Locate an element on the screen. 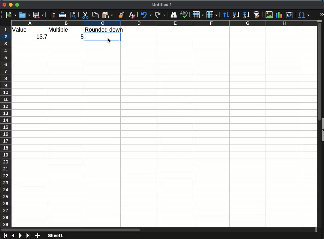  expand is located at coordinates (321, 15).